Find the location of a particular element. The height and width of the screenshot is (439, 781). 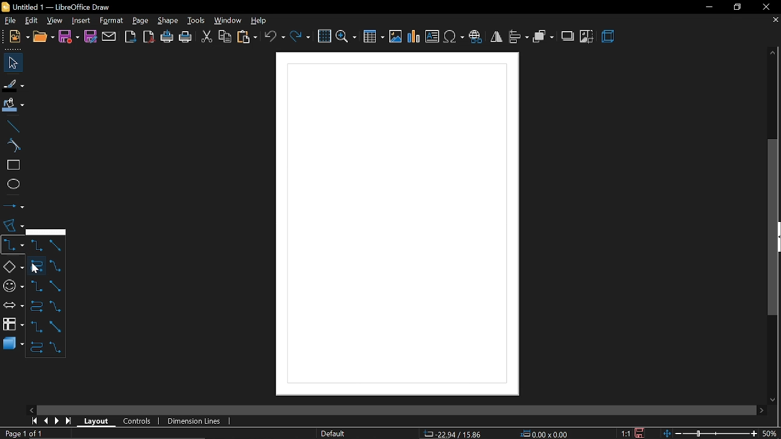

move up is located at coordinates (773, 54).